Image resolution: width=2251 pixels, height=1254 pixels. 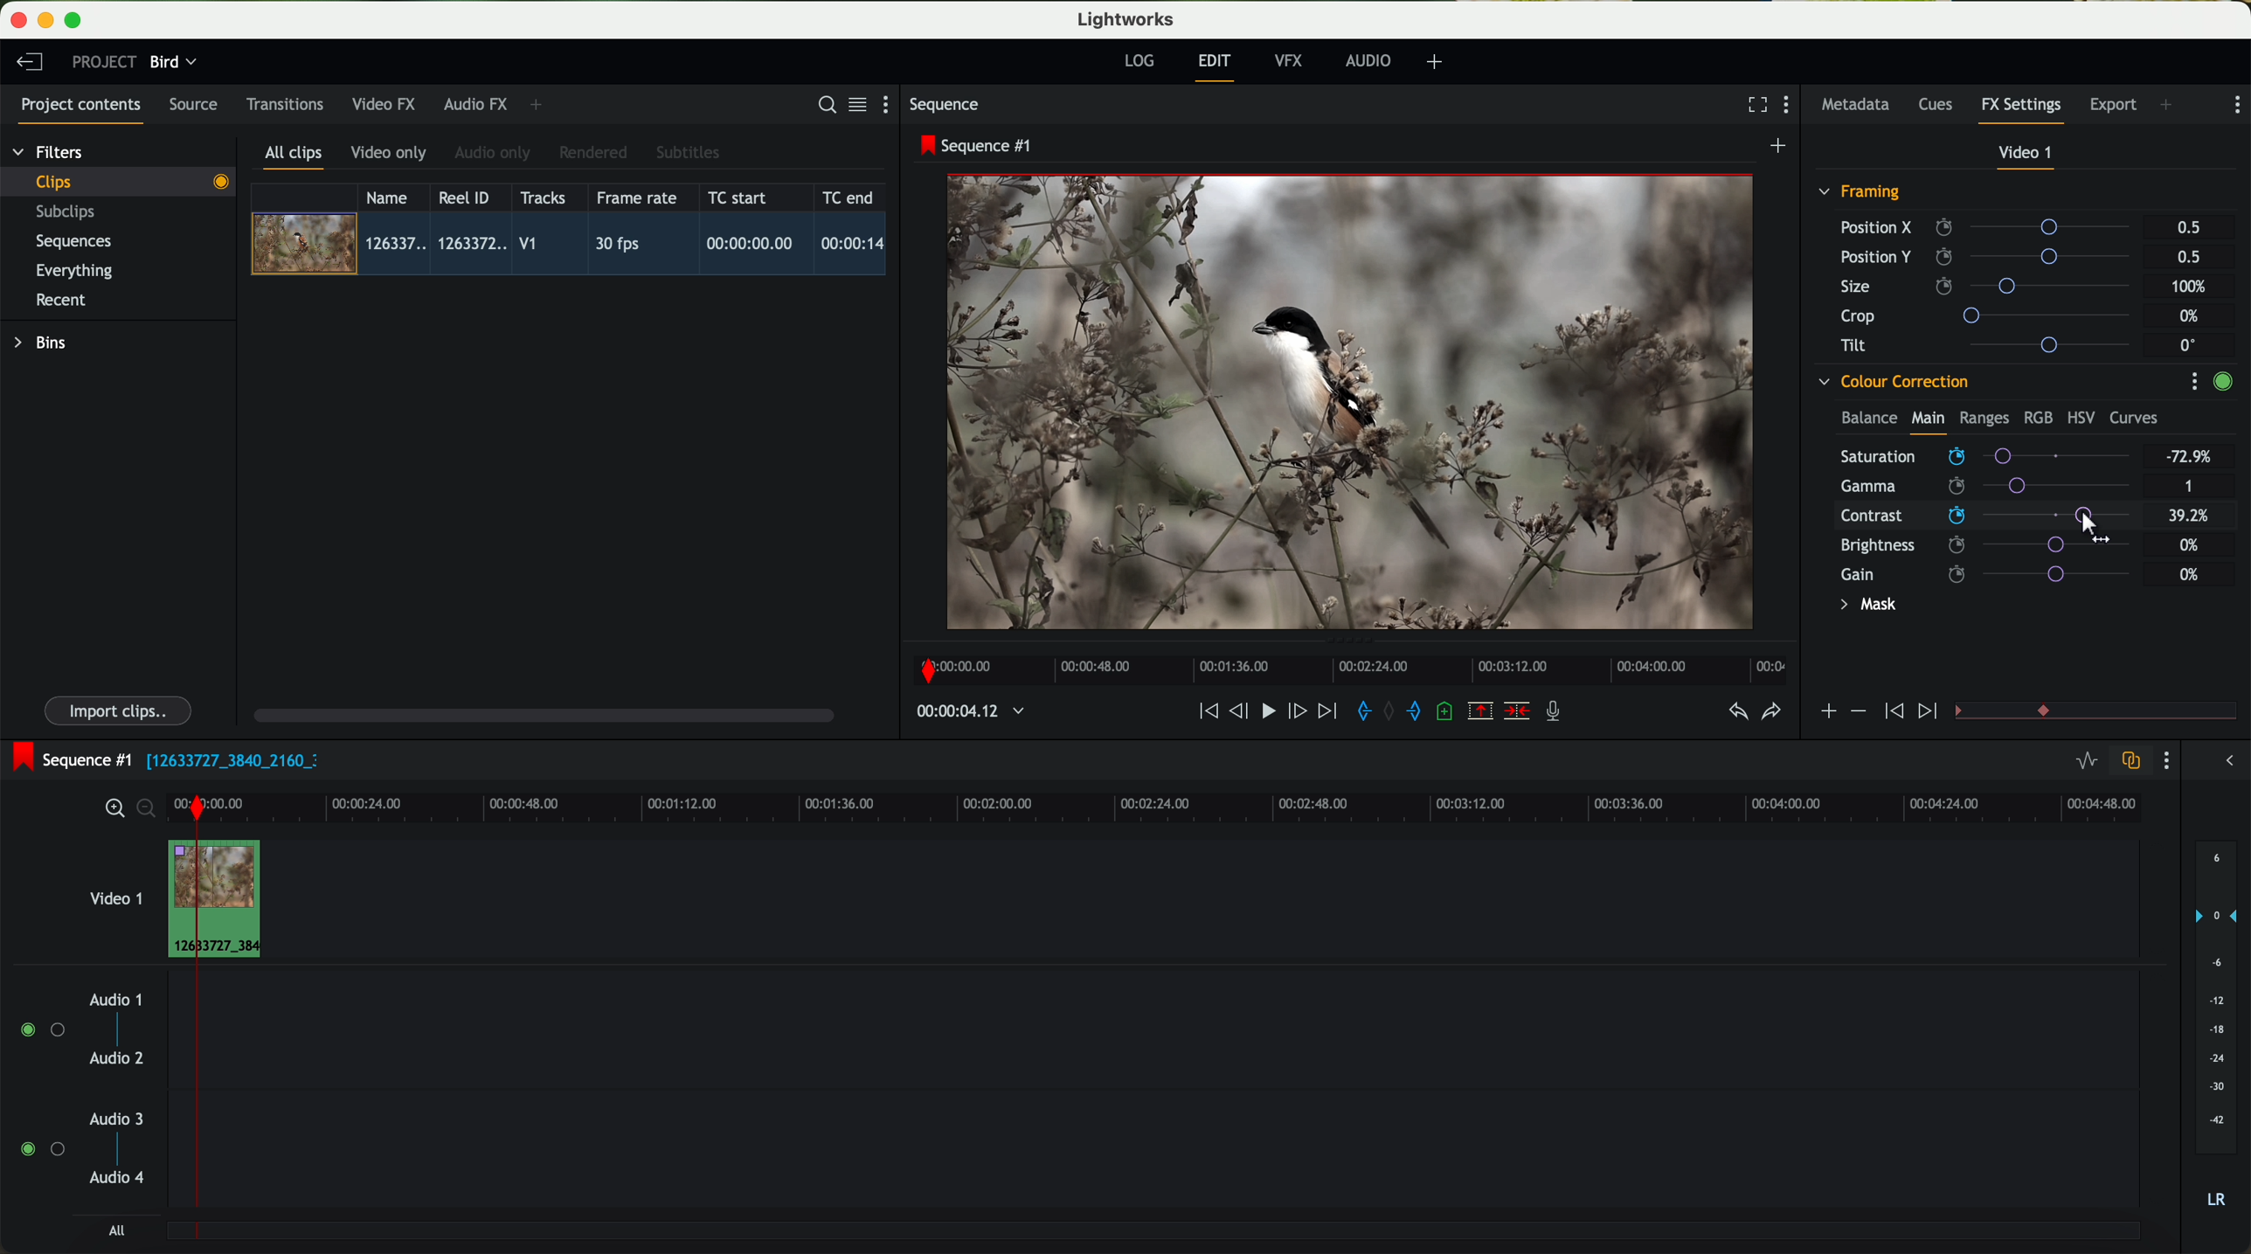 I want to click on mouse down, so click(x=2092, y=525).